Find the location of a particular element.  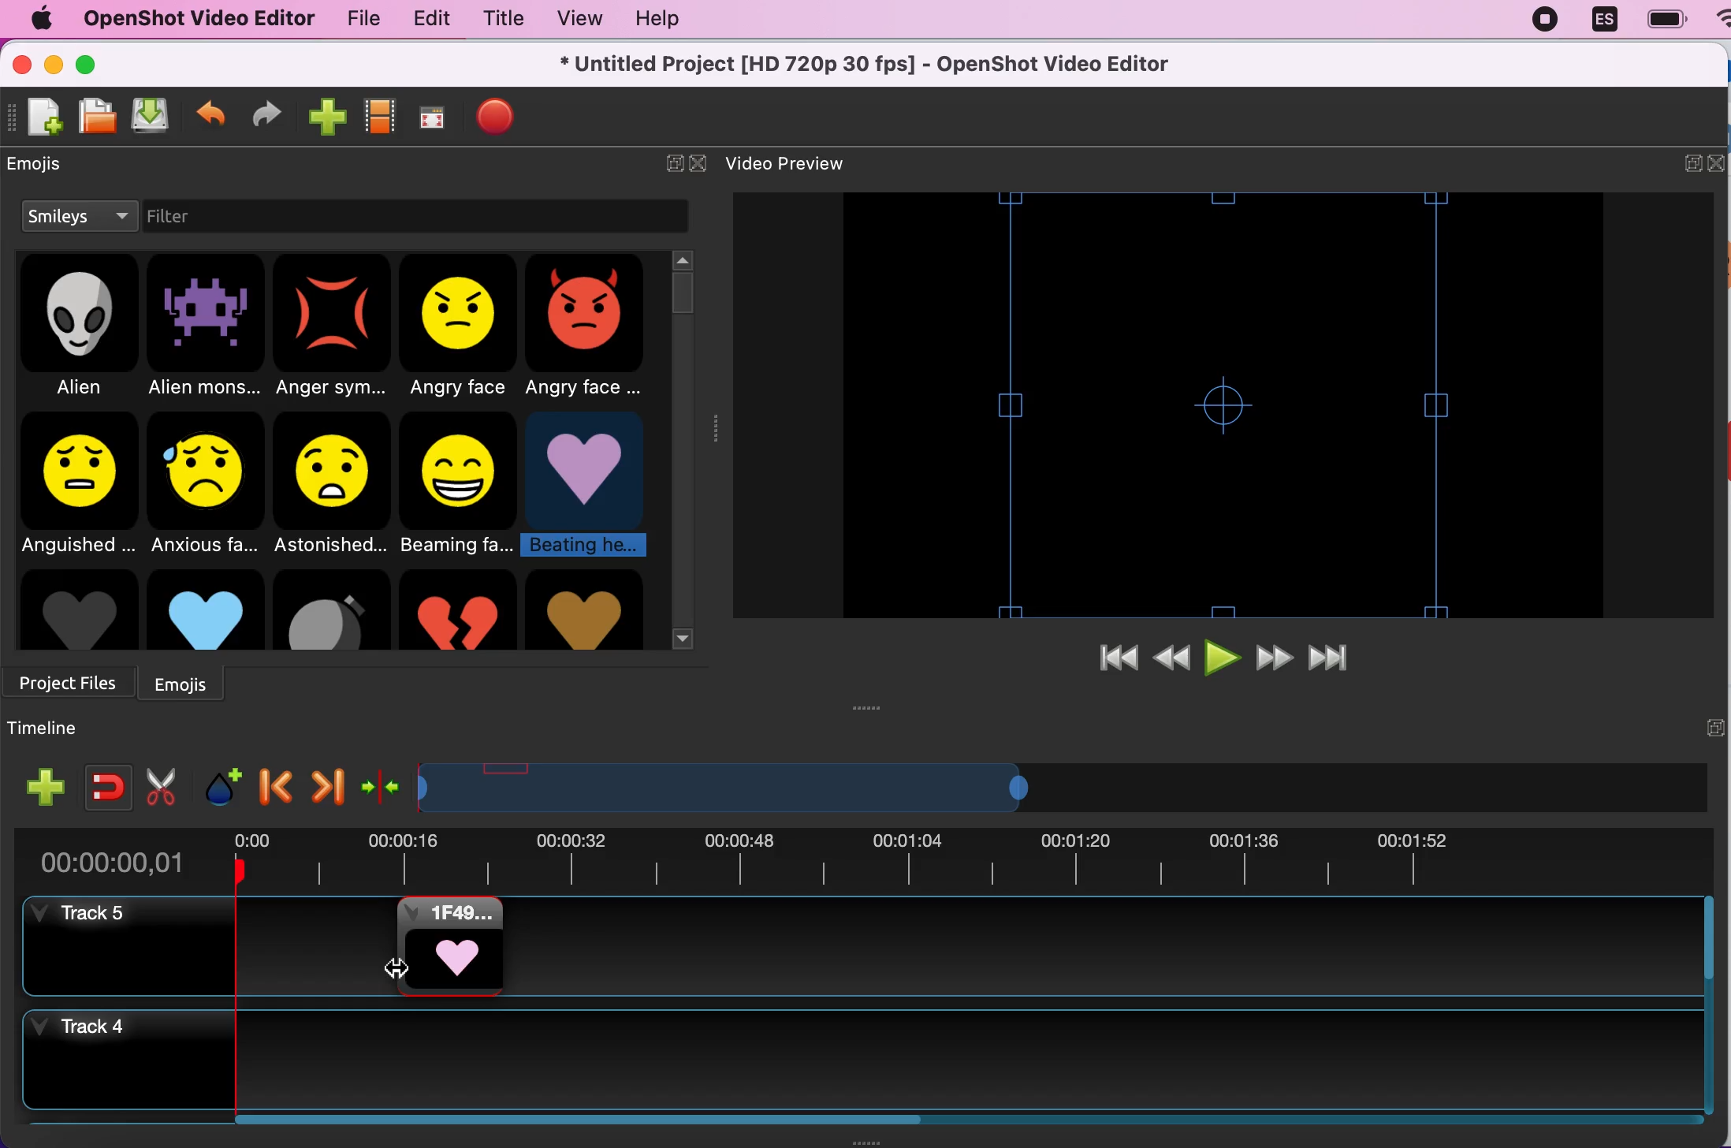

add track is located at coordinates (46, 787).